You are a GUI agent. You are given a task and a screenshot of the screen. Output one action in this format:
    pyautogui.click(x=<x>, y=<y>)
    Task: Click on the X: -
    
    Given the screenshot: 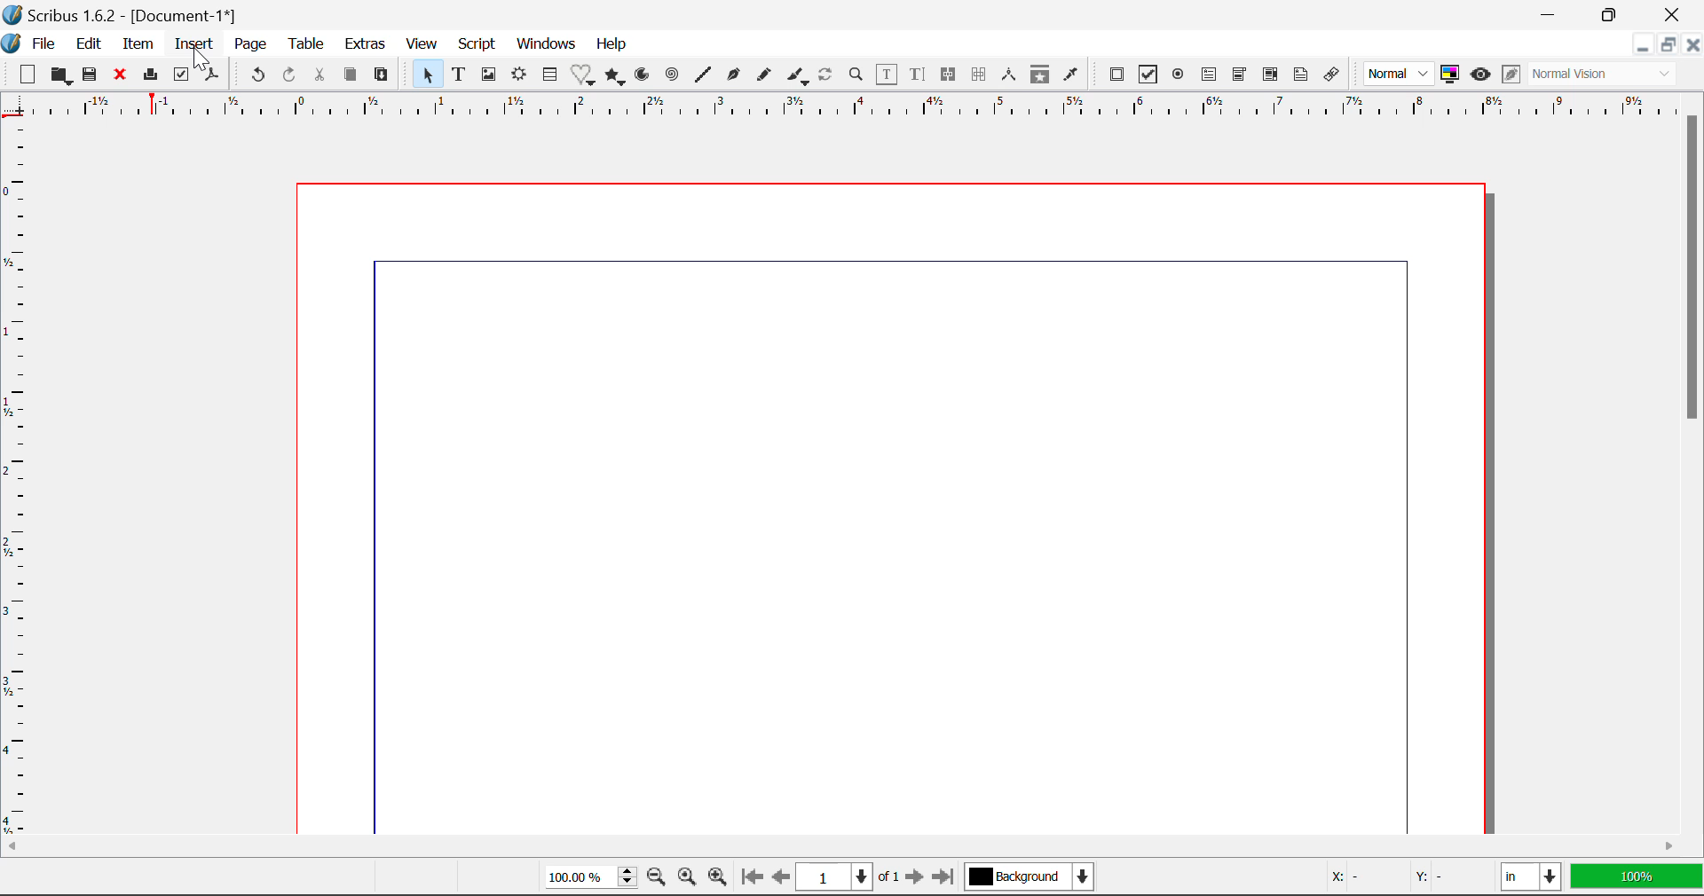 What is the action you would take?
    pyautogui.click(x=1361, y=874)
    